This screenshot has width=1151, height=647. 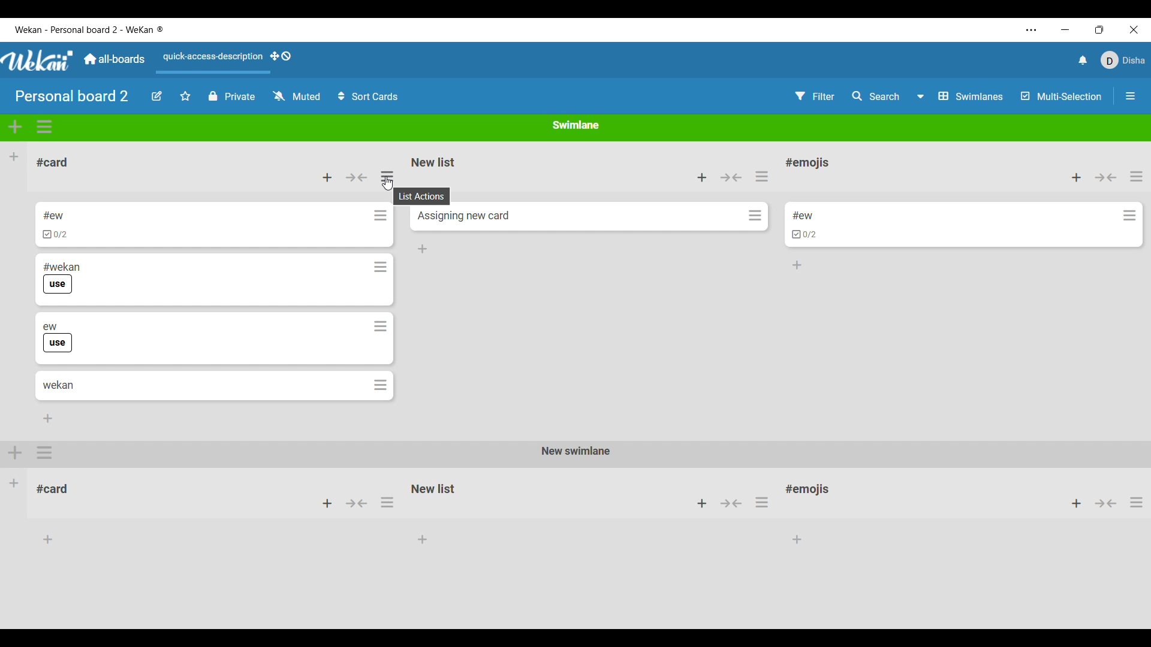 What do you see at coordinates (577, 124) in the screenshot?
I see `Name of current Swimlane` at bounding box center [577, 124].